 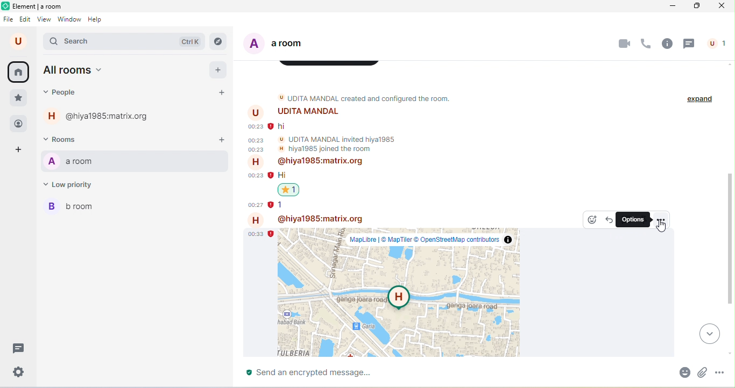 What do you see at coordinates (721, 6) in the screenshot?
I see `close` at bounding box center [721, 6].